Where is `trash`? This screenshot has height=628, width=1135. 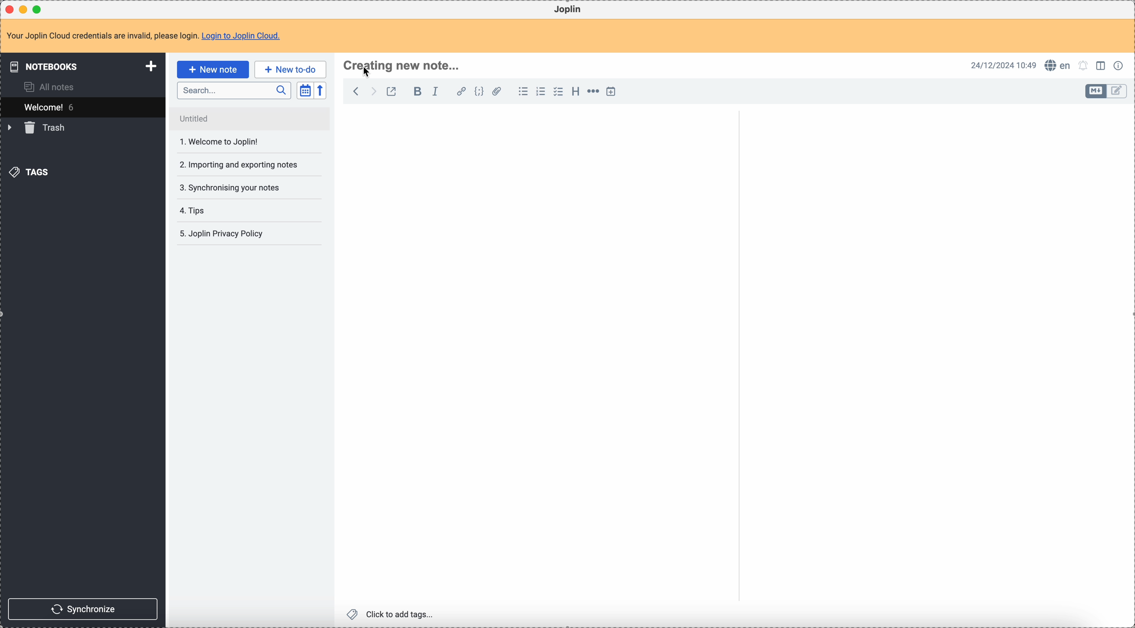 trash is located at coordinates (38, 129).